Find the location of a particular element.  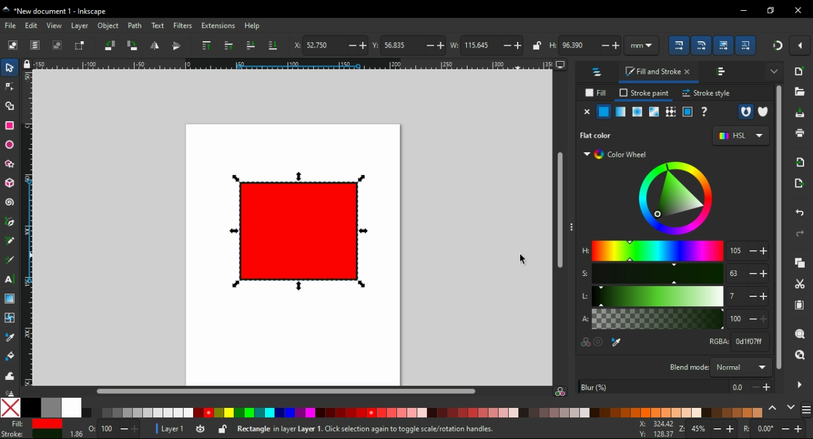

no objects selected is located at coordinates (407, 429).